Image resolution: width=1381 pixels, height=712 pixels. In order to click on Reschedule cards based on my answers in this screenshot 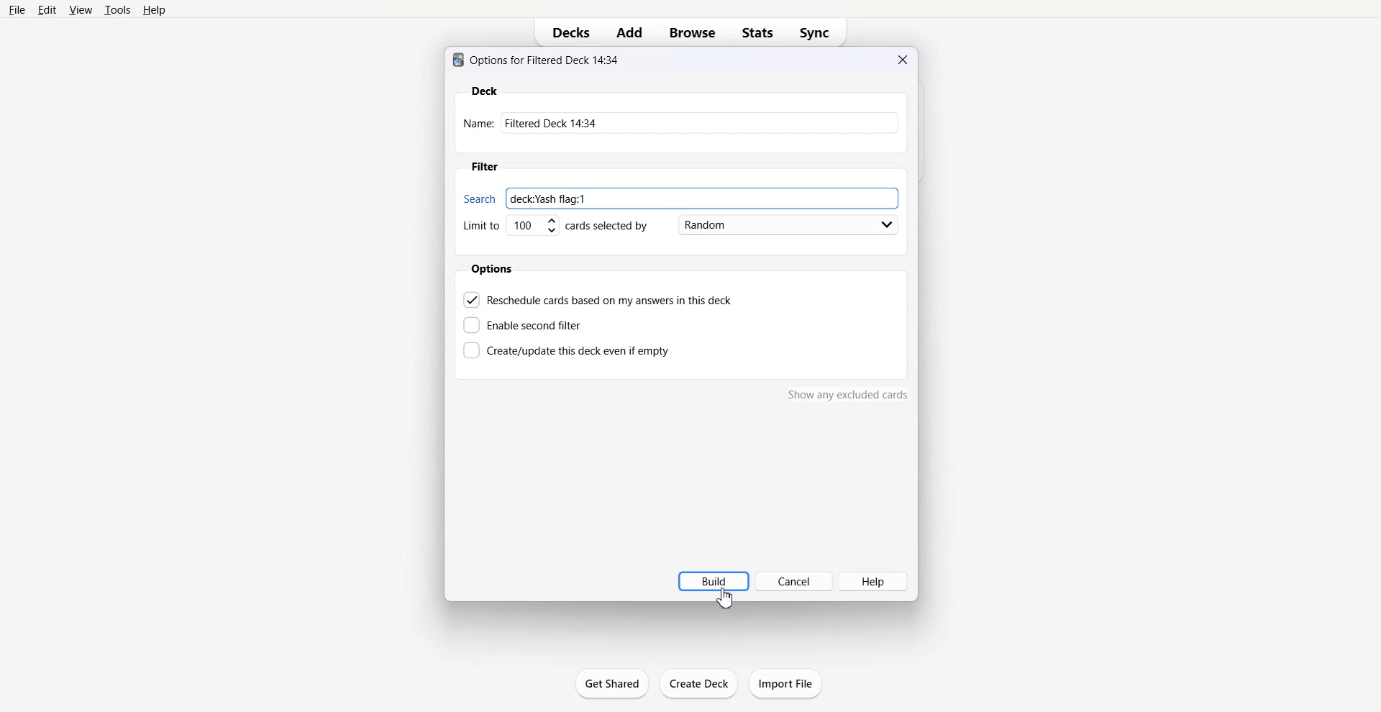, I will do `click(601, 300)`.